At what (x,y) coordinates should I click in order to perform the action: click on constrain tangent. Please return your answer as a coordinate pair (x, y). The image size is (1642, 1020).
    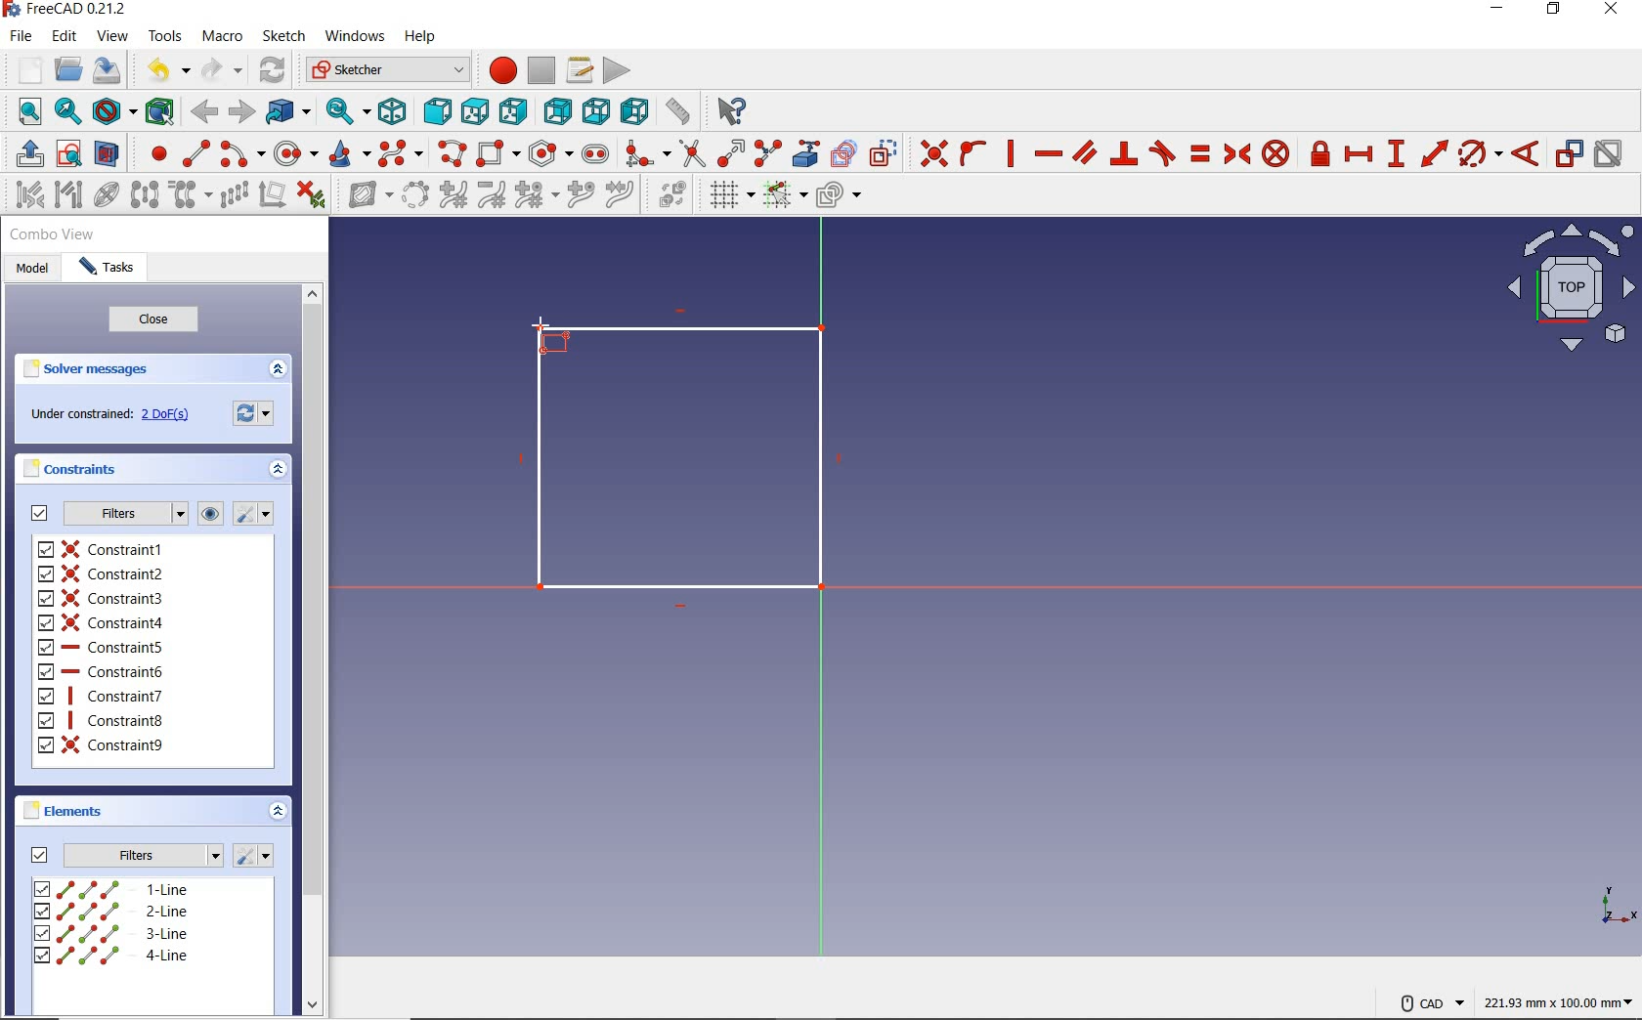
    Looking at the image, I should click on (1163, 153).